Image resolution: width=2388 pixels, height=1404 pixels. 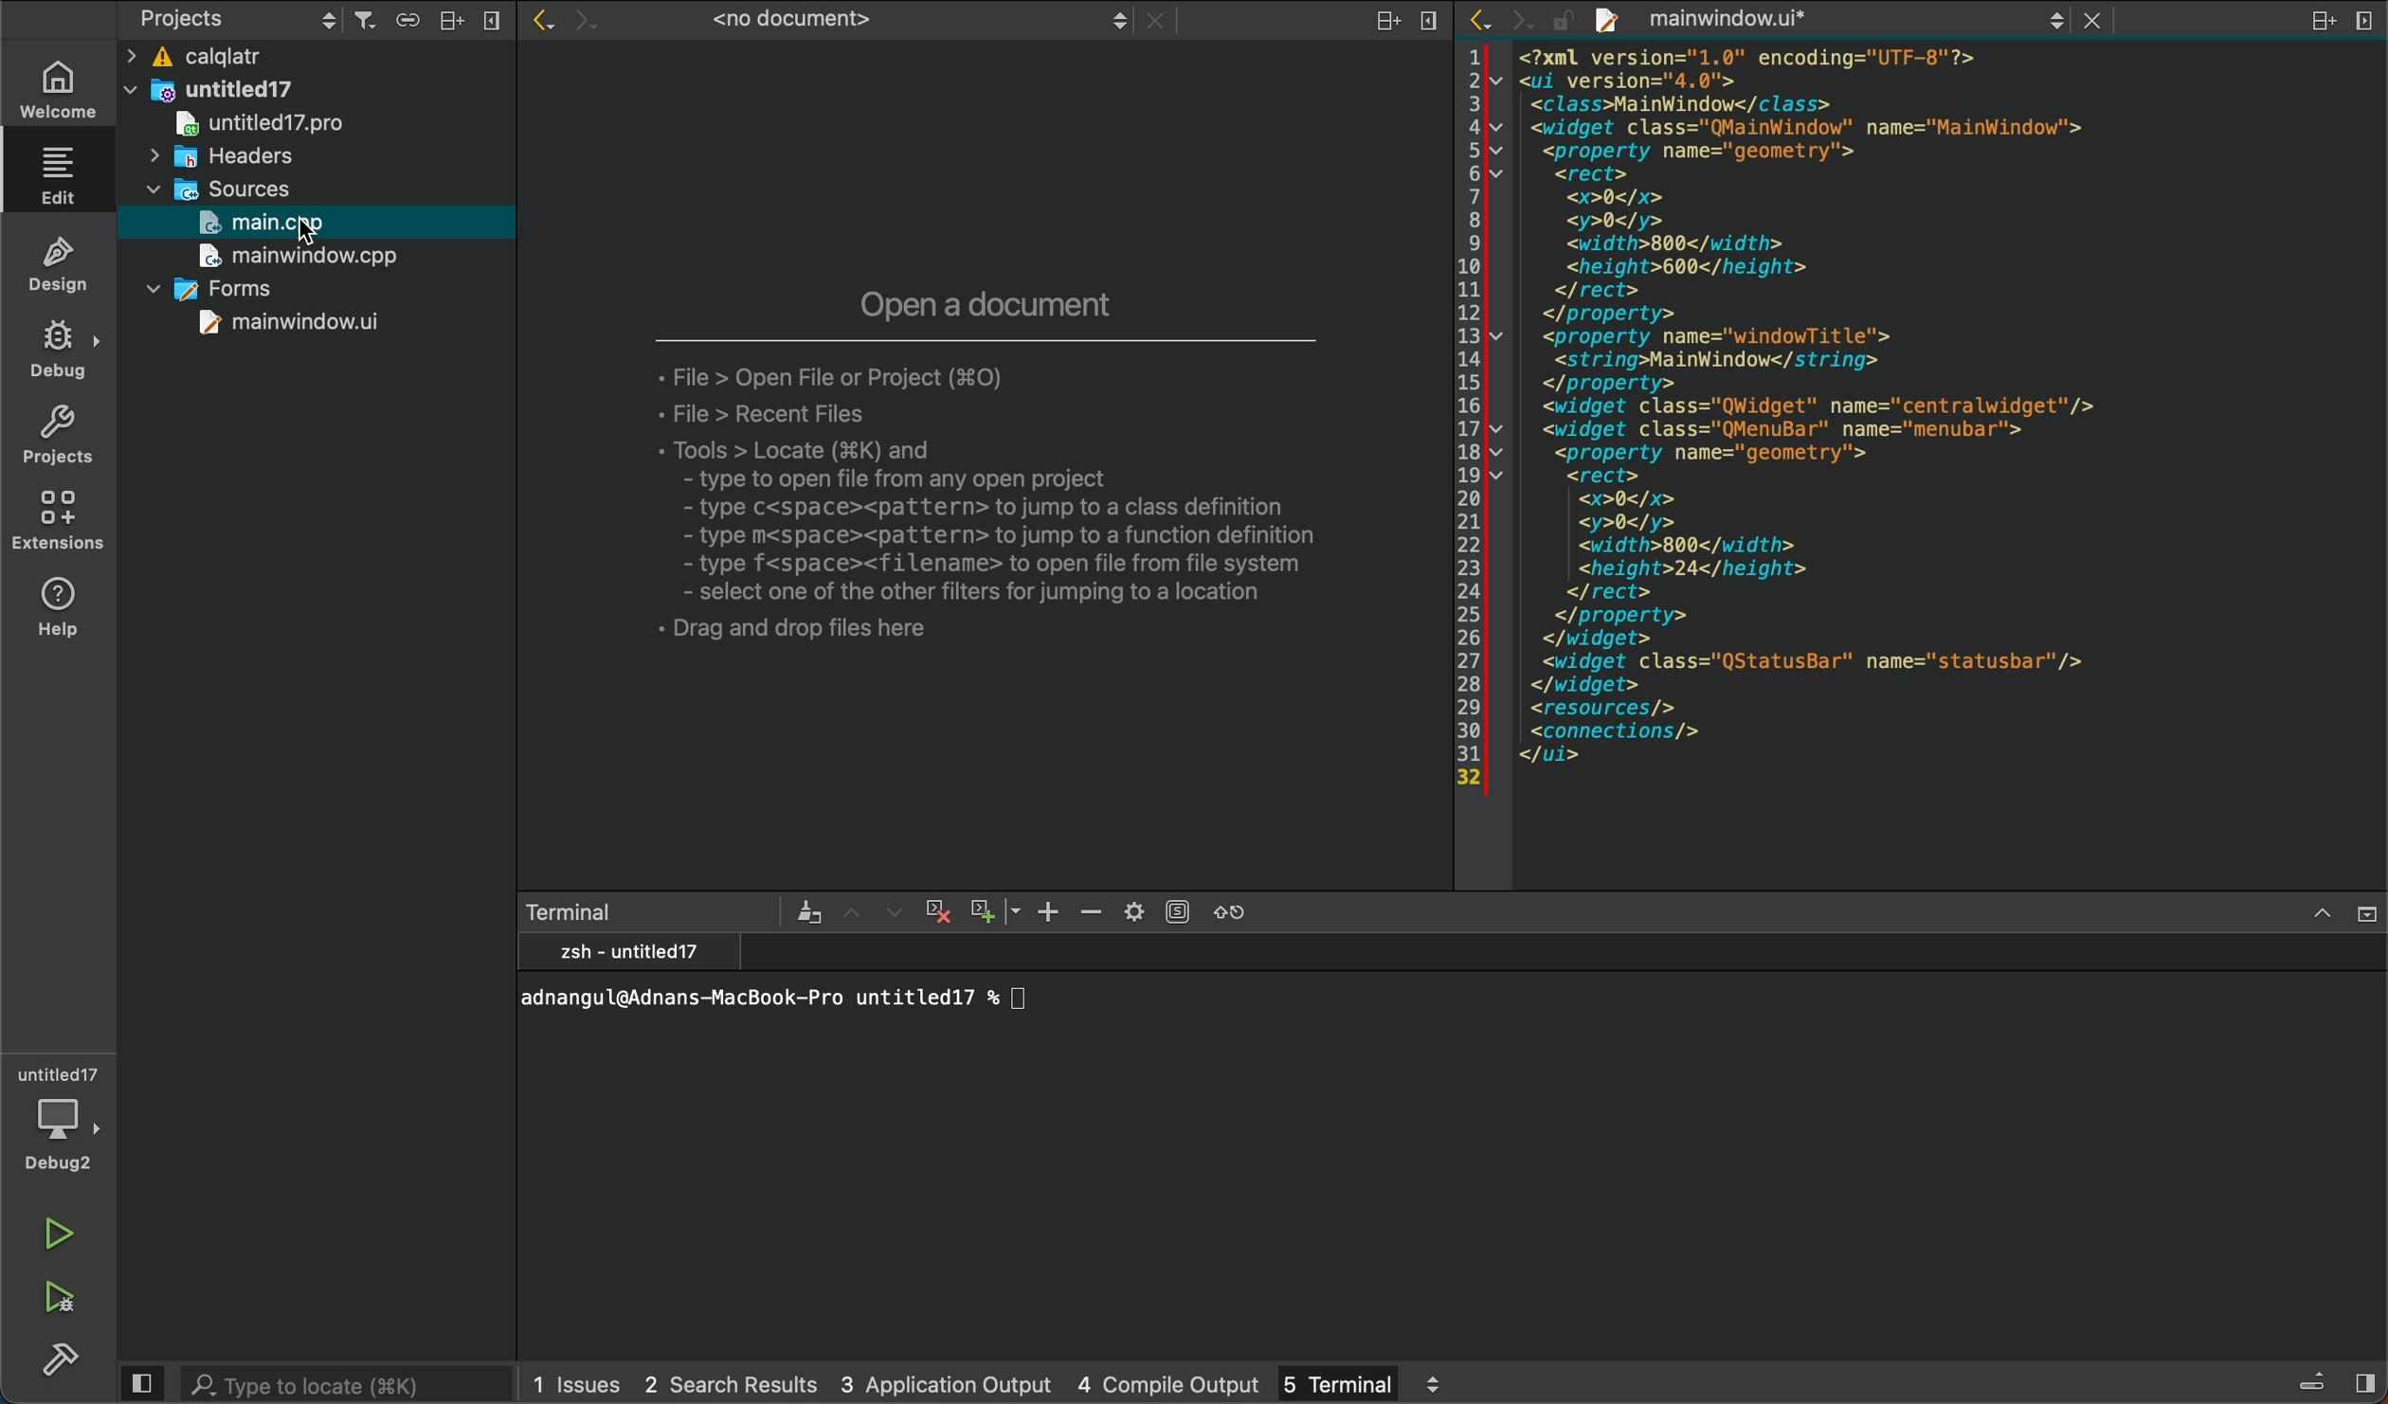 I want to click on search results, so click(x=730, y=1384).